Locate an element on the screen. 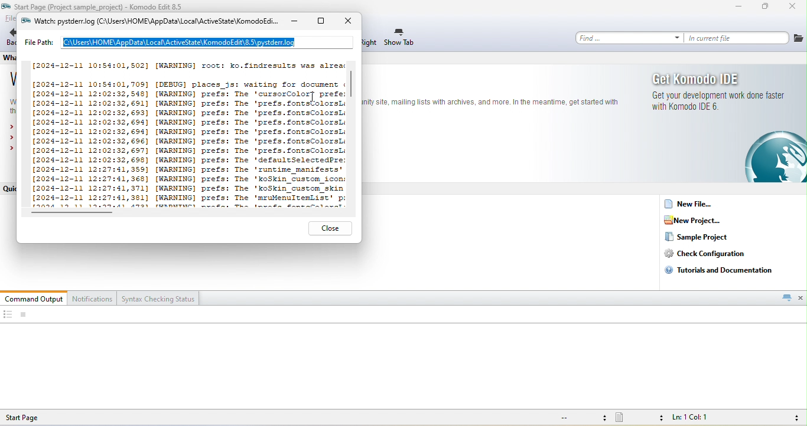 The height and width of the screenshot is (426, 807). globe icon is located at coordinates (767, 157).